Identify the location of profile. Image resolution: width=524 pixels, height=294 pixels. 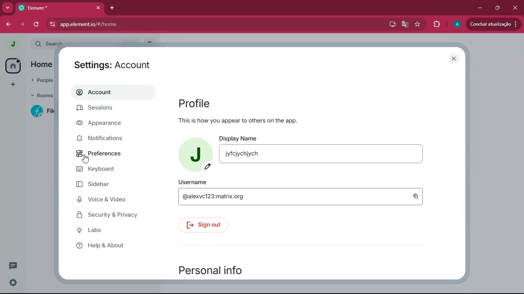
(195, 103).